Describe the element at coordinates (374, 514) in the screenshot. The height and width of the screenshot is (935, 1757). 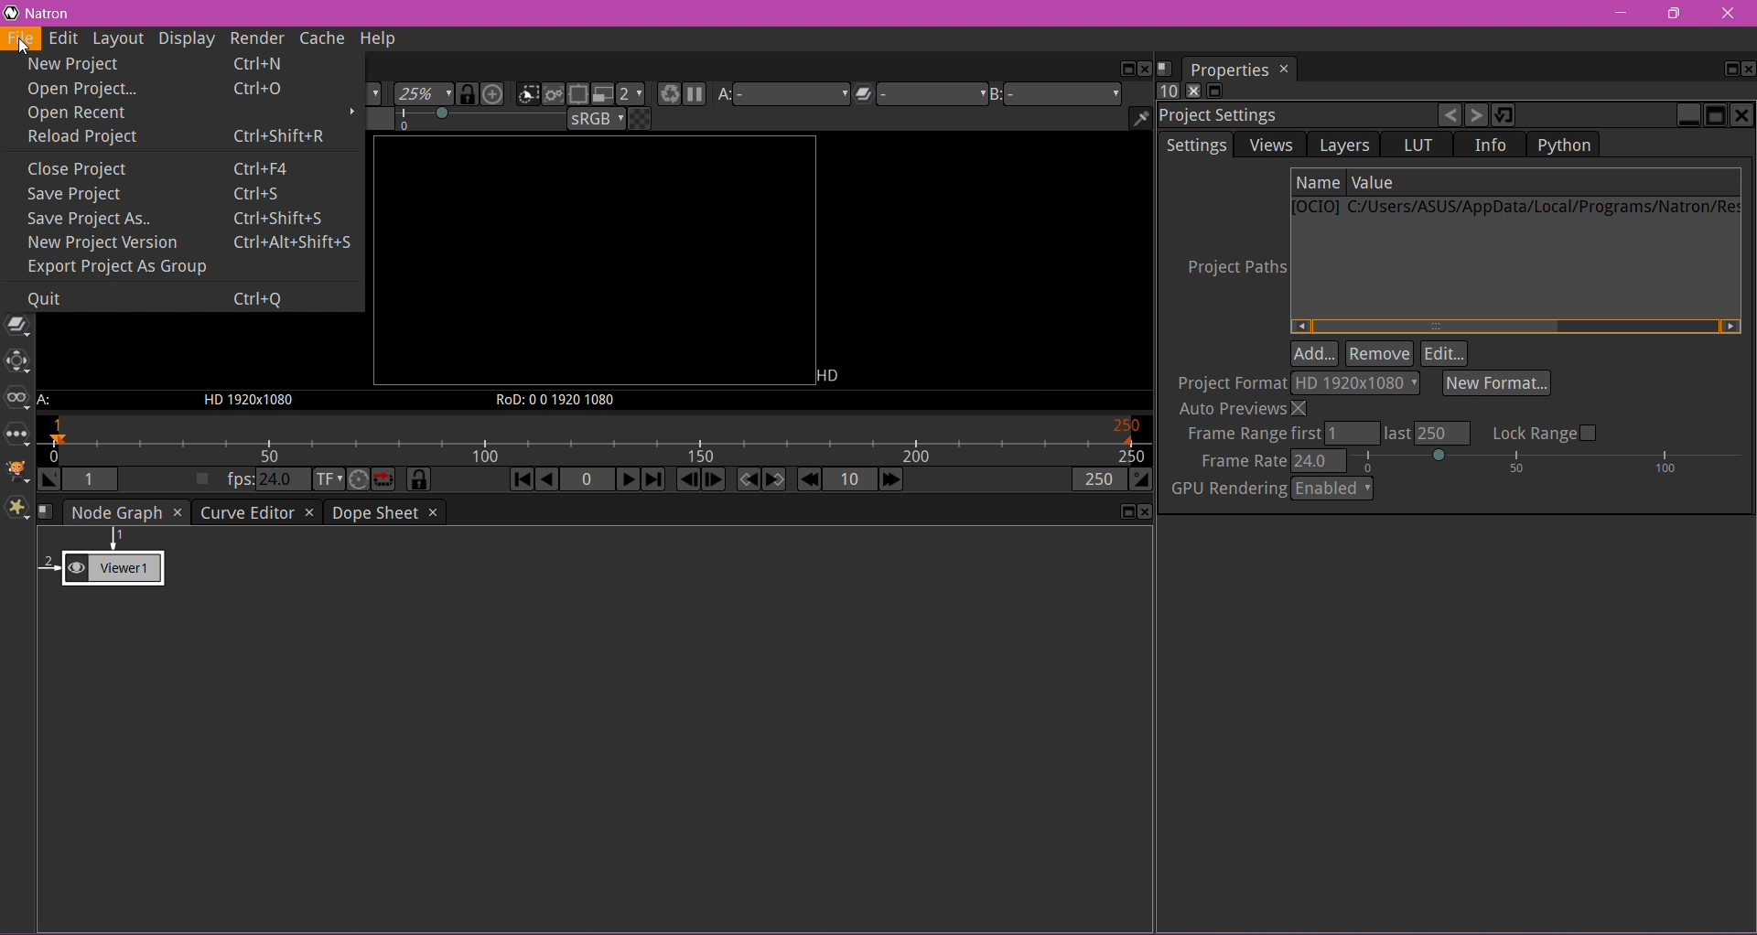
I see `Dope Sheet` at that location.